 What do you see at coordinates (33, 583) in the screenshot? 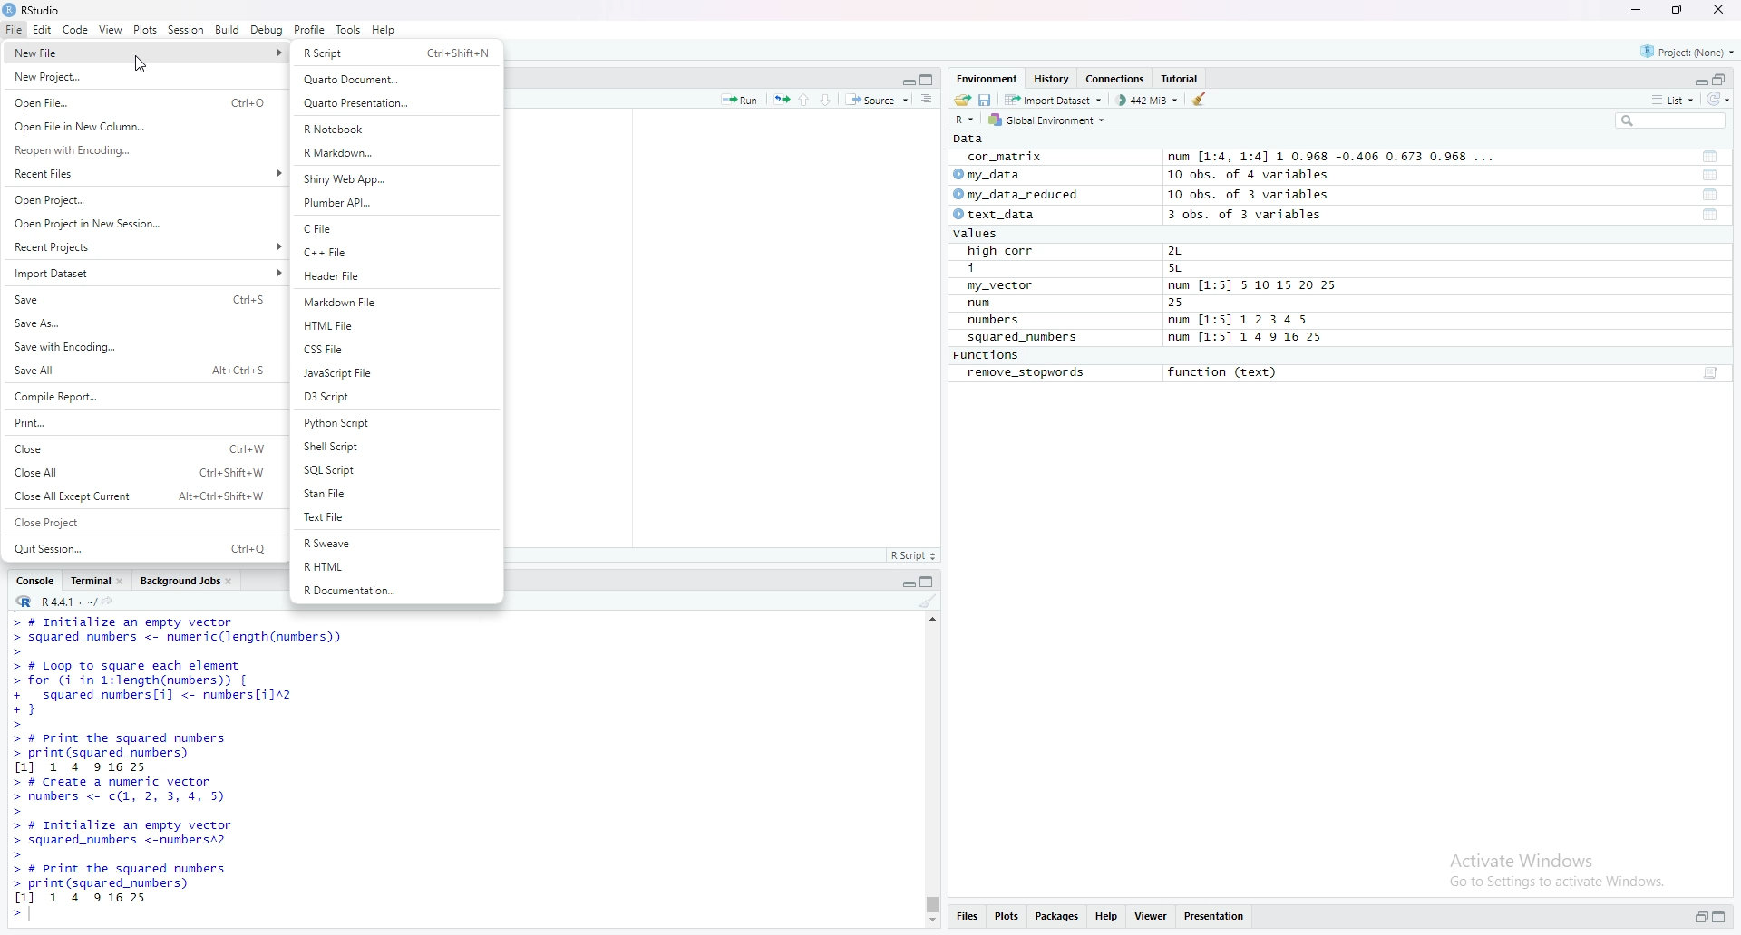
I see `console` at bounding box center [33, 583].